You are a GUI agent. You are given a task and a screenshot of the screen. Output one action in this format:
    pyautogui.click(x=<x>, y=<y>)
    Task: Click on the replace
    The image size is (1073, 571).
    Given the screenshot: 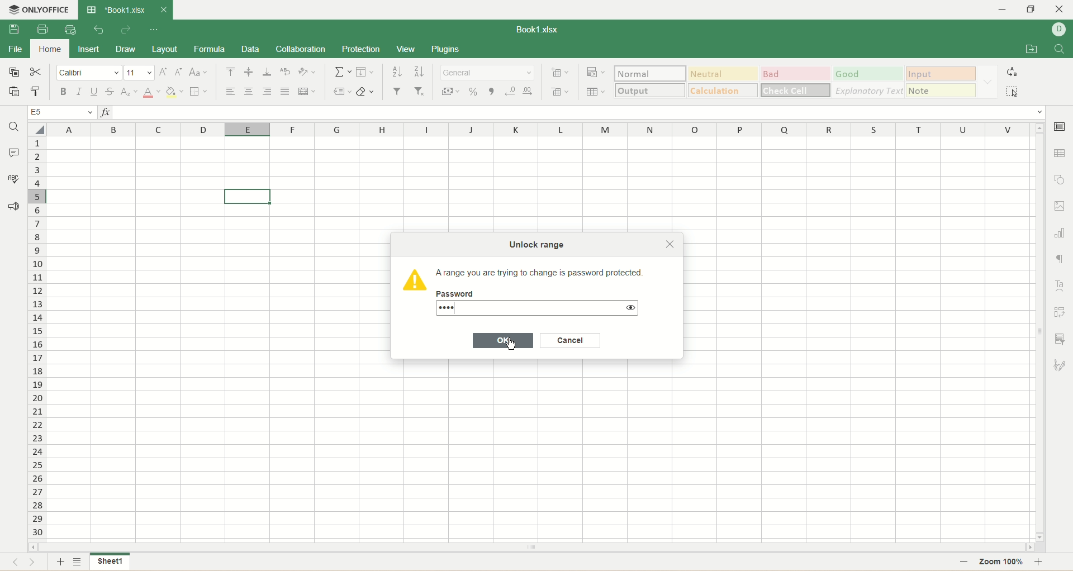 What is the action you would take?
    pyautogui.click(x=1015, y=73)
    